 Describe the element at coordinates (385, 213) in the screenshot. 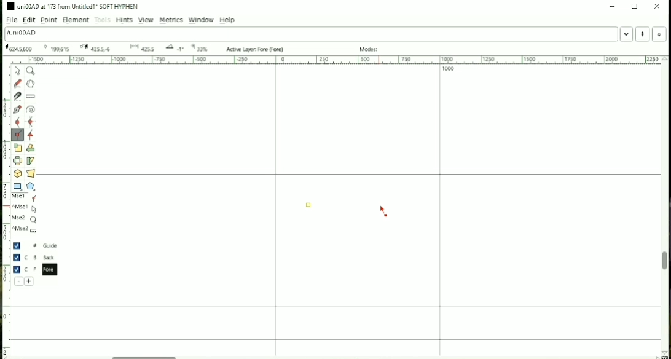

I see `Cursor` at that location.